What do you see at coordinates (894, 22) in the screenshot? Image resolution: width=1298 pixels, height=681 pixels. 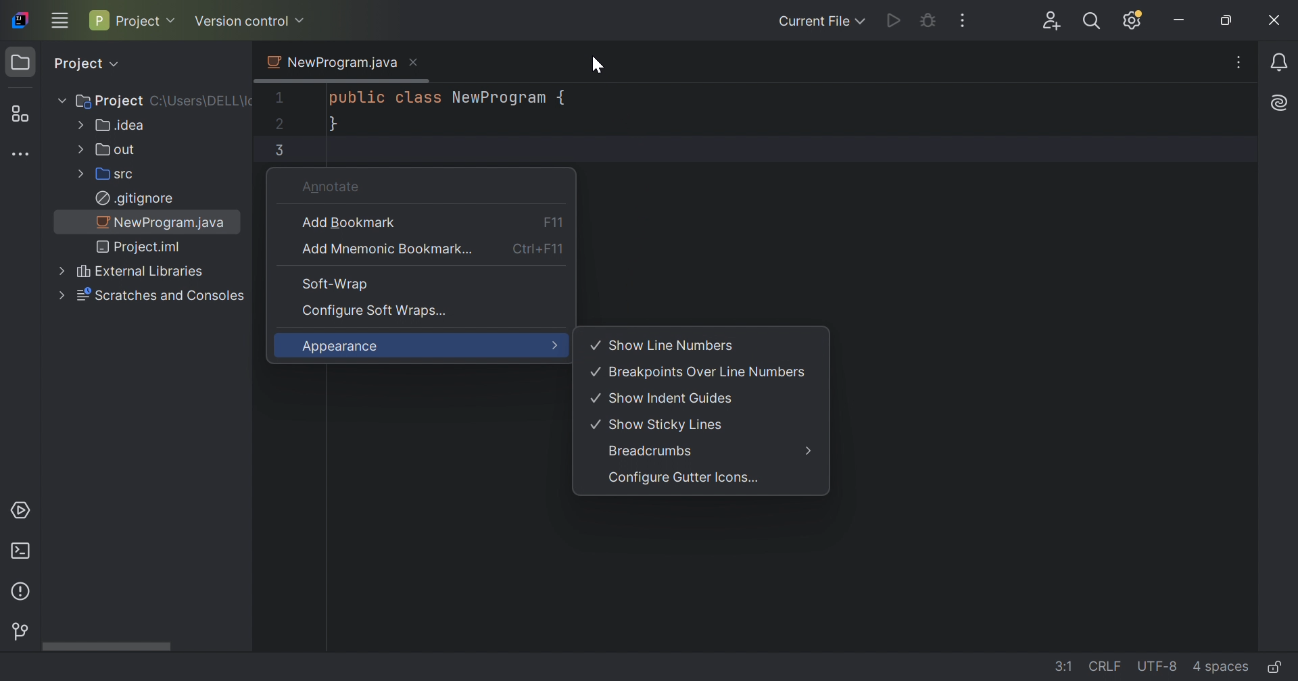 I see `Run NewProgram.java` at bounding box center [894, 22].